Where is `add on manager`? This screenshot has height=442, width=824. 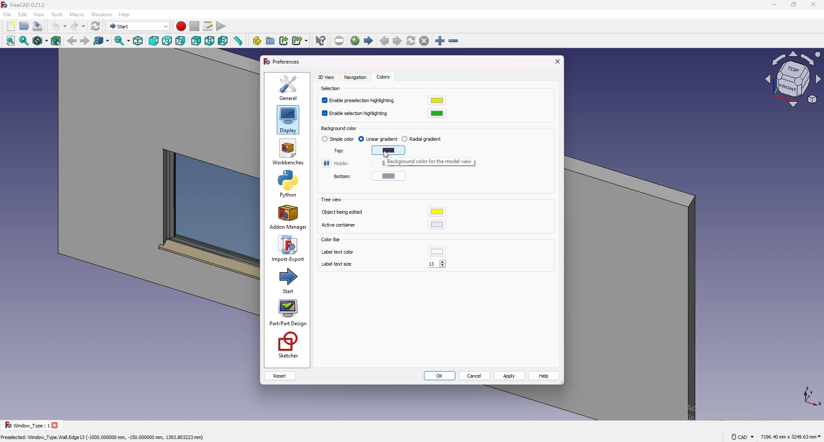
add on manager is located at coordinates (288, 217).